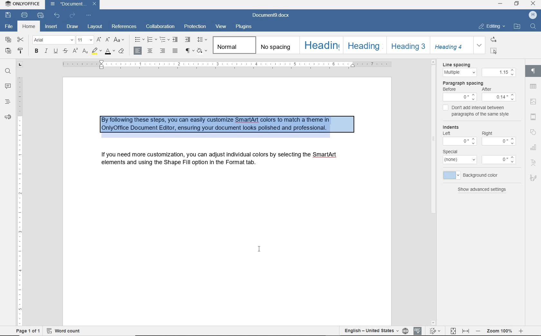 The height and width of the screenshot is (336, 541). Describe the element at coordinates (121, 51) in the screenshot. I see `clear style` at that location.